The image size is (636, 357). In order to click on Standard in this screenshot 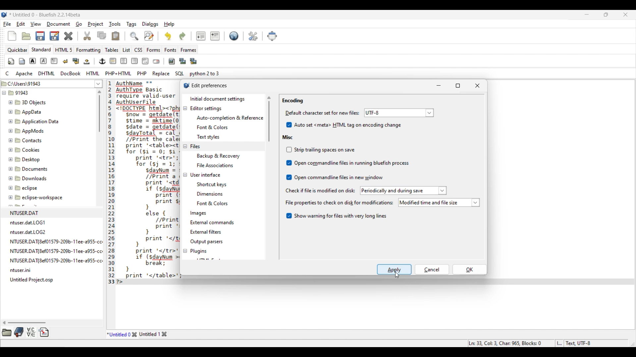, I will do `click(41, 50)`.